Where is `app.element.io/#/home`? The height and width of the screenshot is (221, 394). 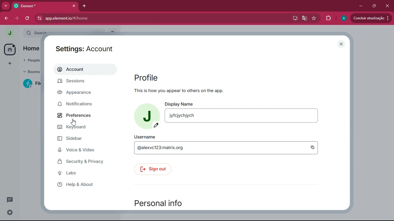
app.element.io/#/home is located at coordinates (95, 18).